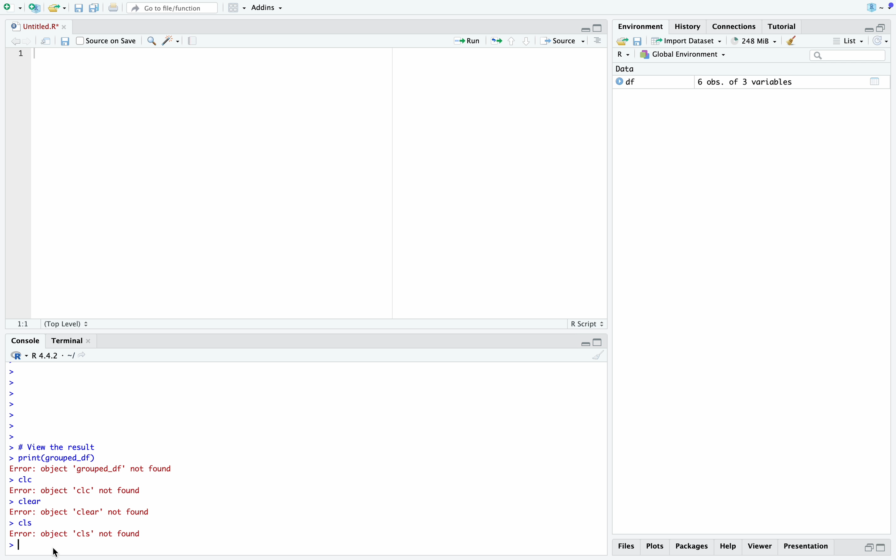 This screenshot has width=896, height=560. What do you see at coordinates (867, 547) in the screenshot?
I see `Half Height` at bounding box center [867, 547].